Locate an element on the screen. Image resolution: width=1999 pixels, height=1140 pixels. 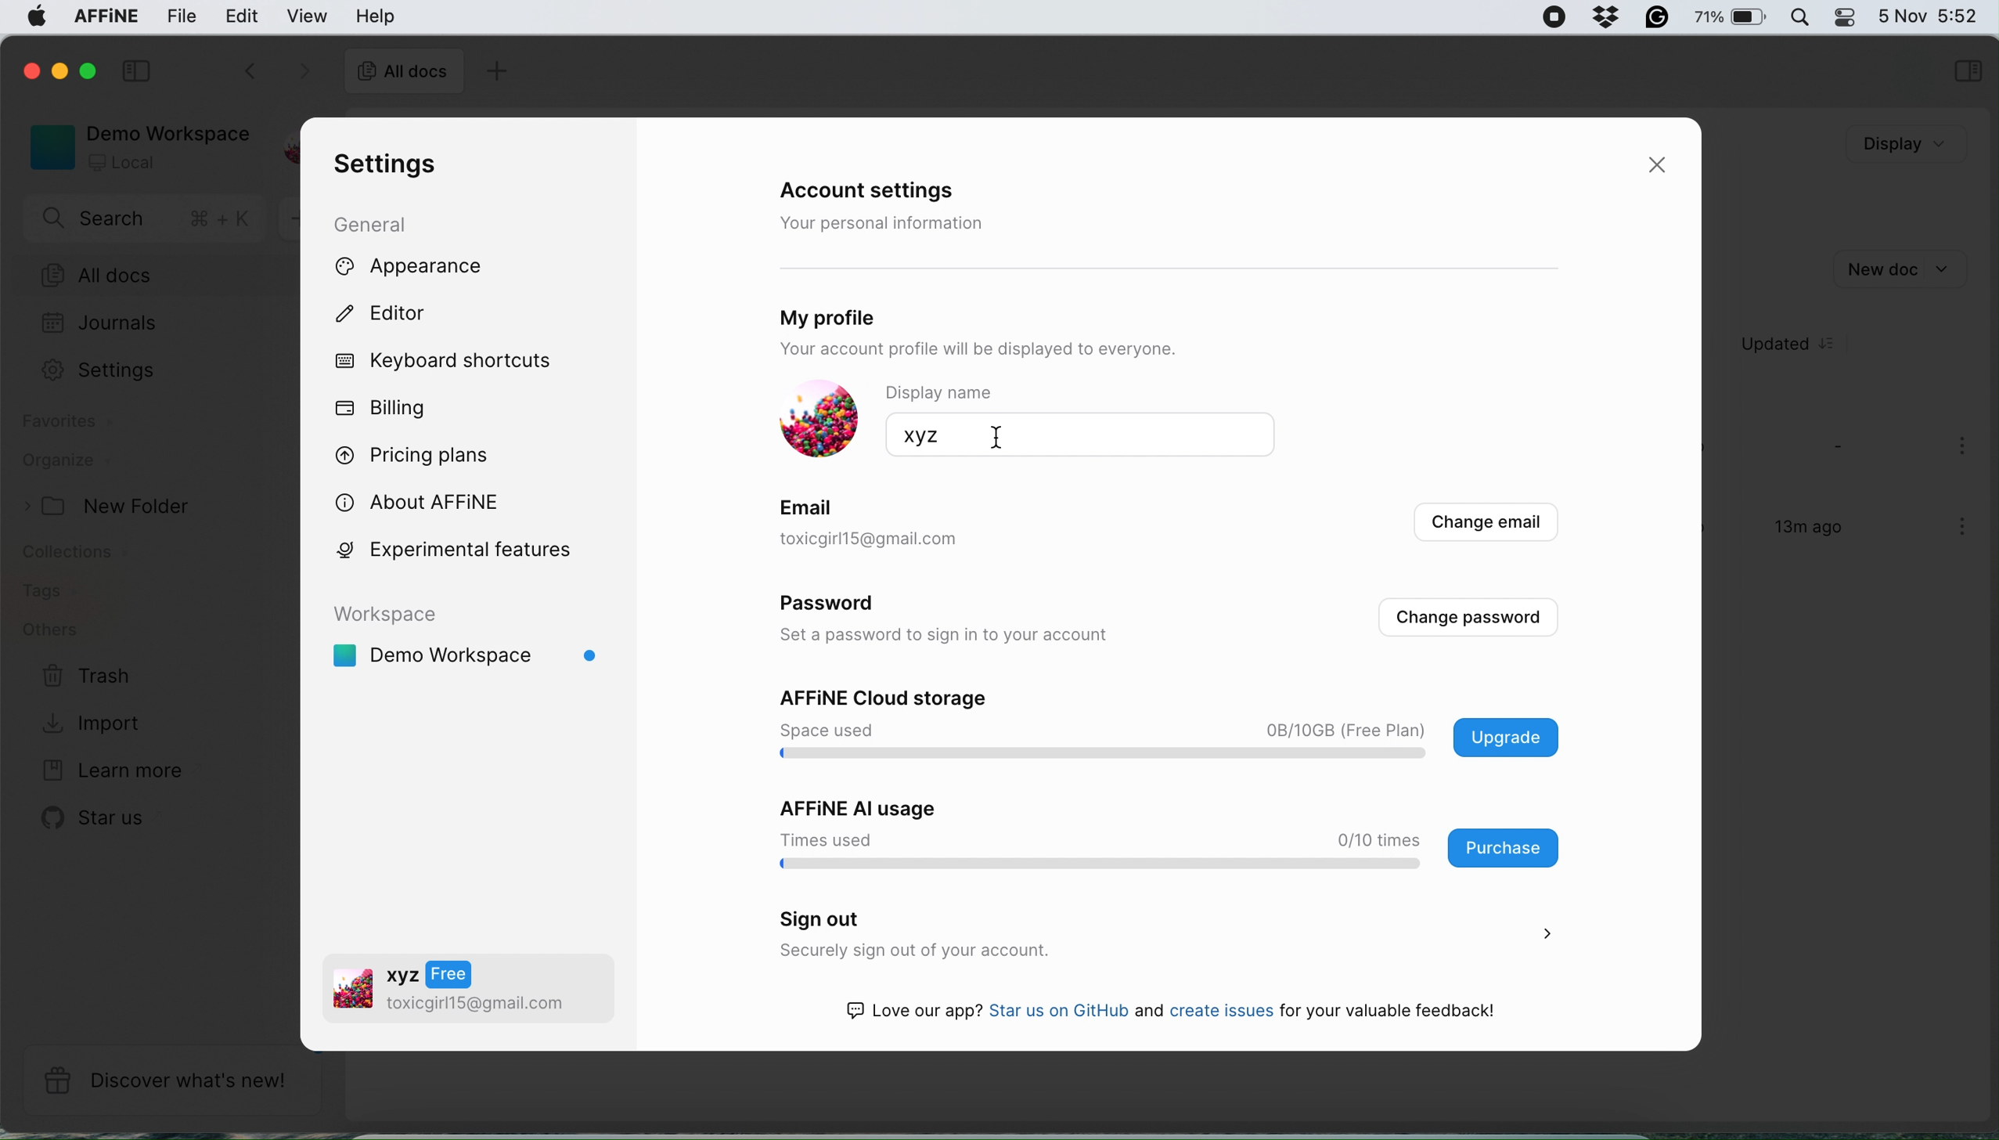
grammarly is located at coordinates (1601, 15).